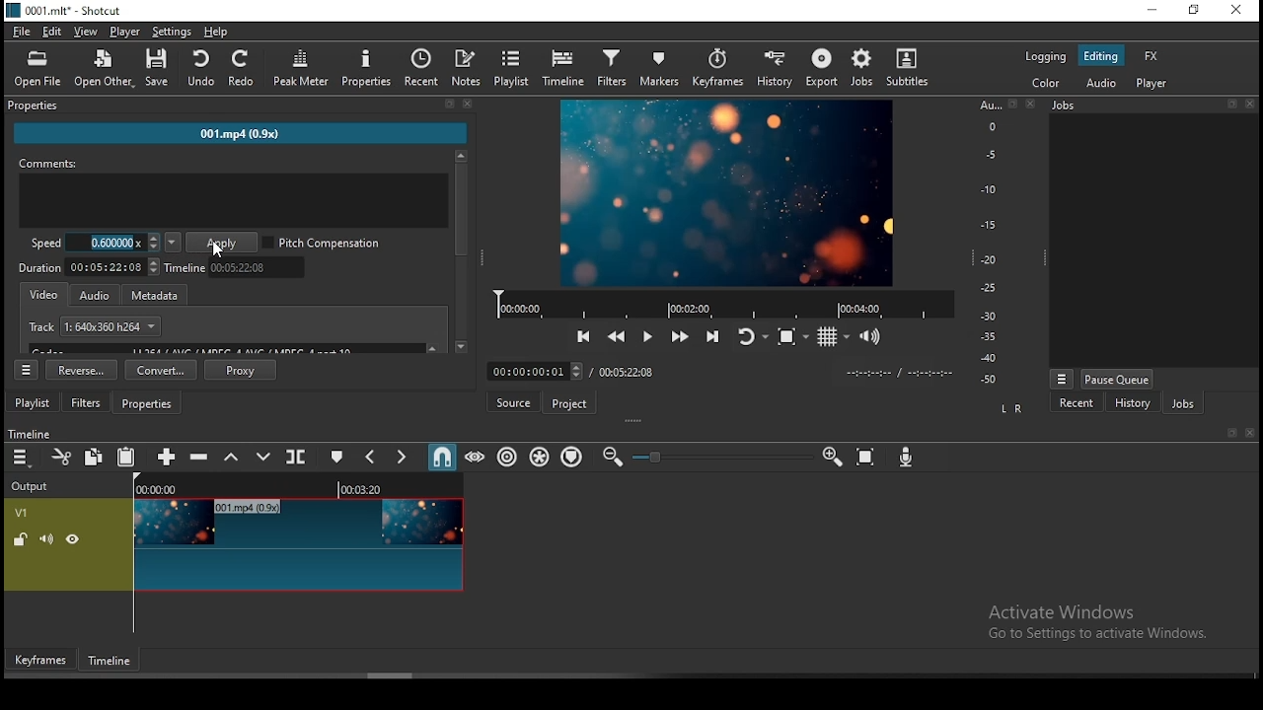 The height and width of the screenshot is (710, 1263). Describe the element at coordinates (93, 324) in the screenshot. I see `track` at that location.